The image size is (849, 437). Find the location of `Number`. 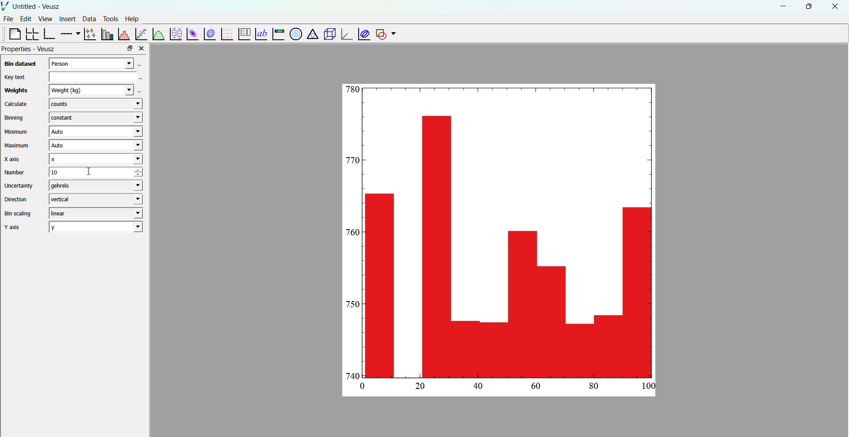

Number is located at coordinates (15, 172).